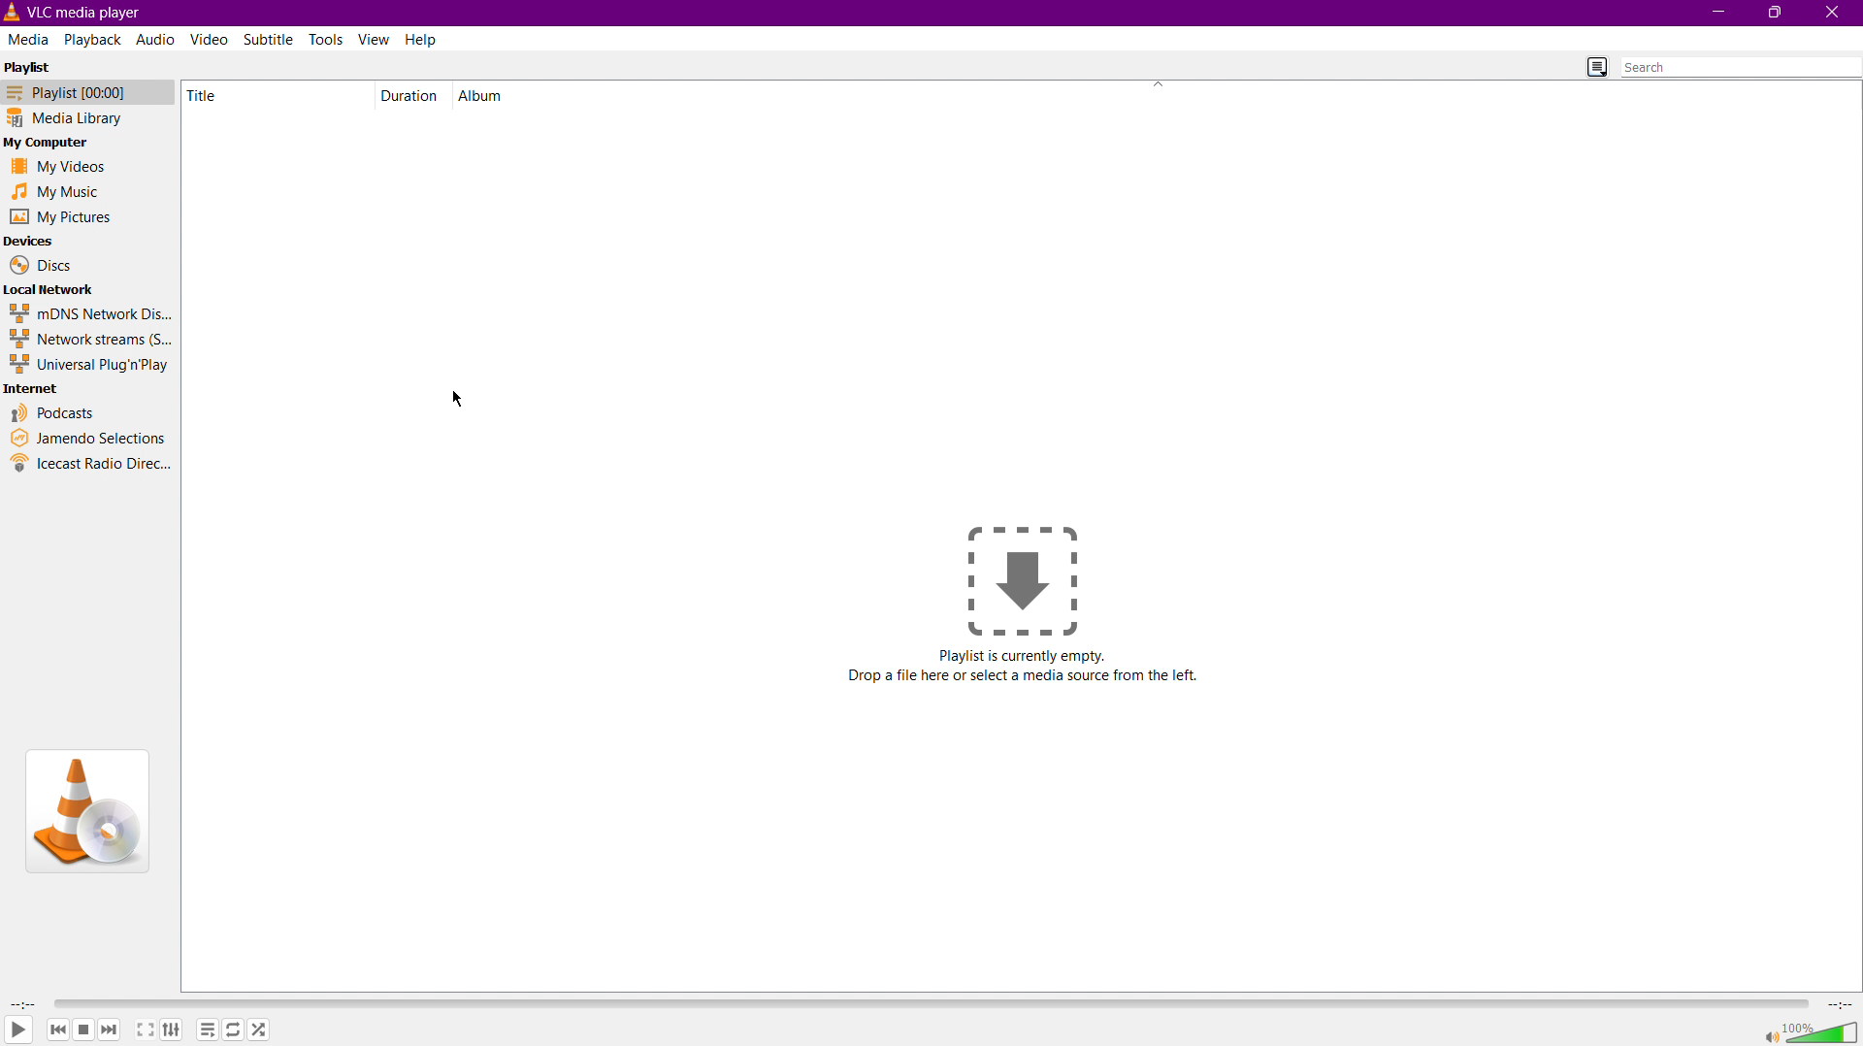  I want to click on Network streams, so click(88, 338).